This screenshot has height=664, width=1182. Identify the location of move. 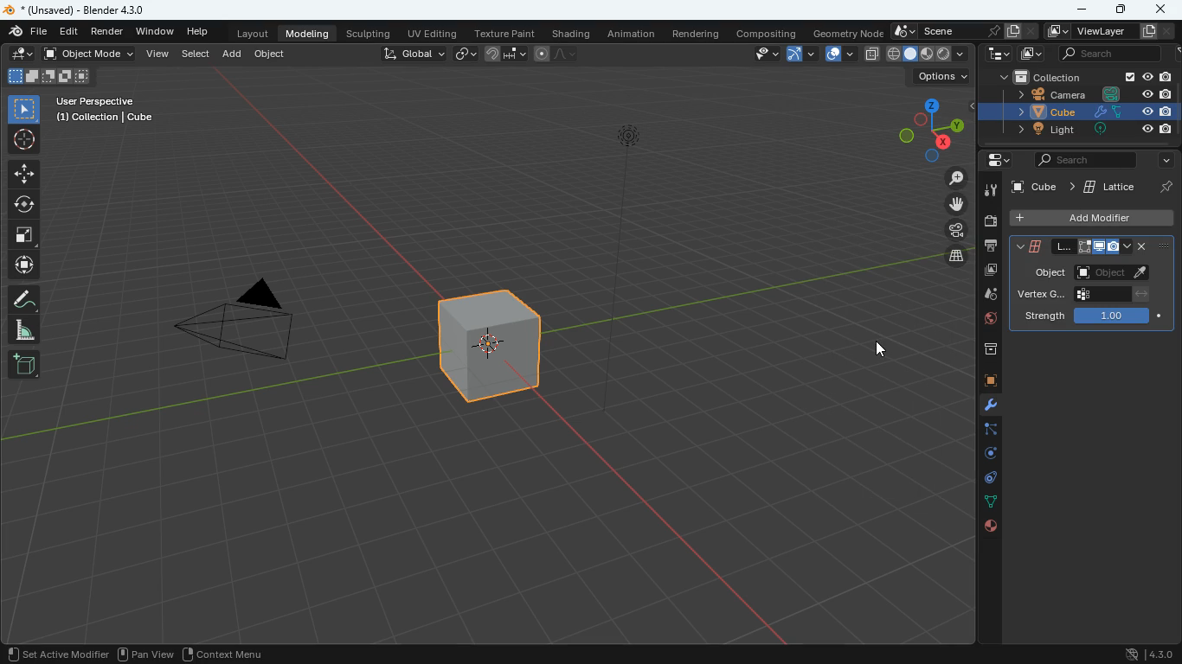
(960, 203).